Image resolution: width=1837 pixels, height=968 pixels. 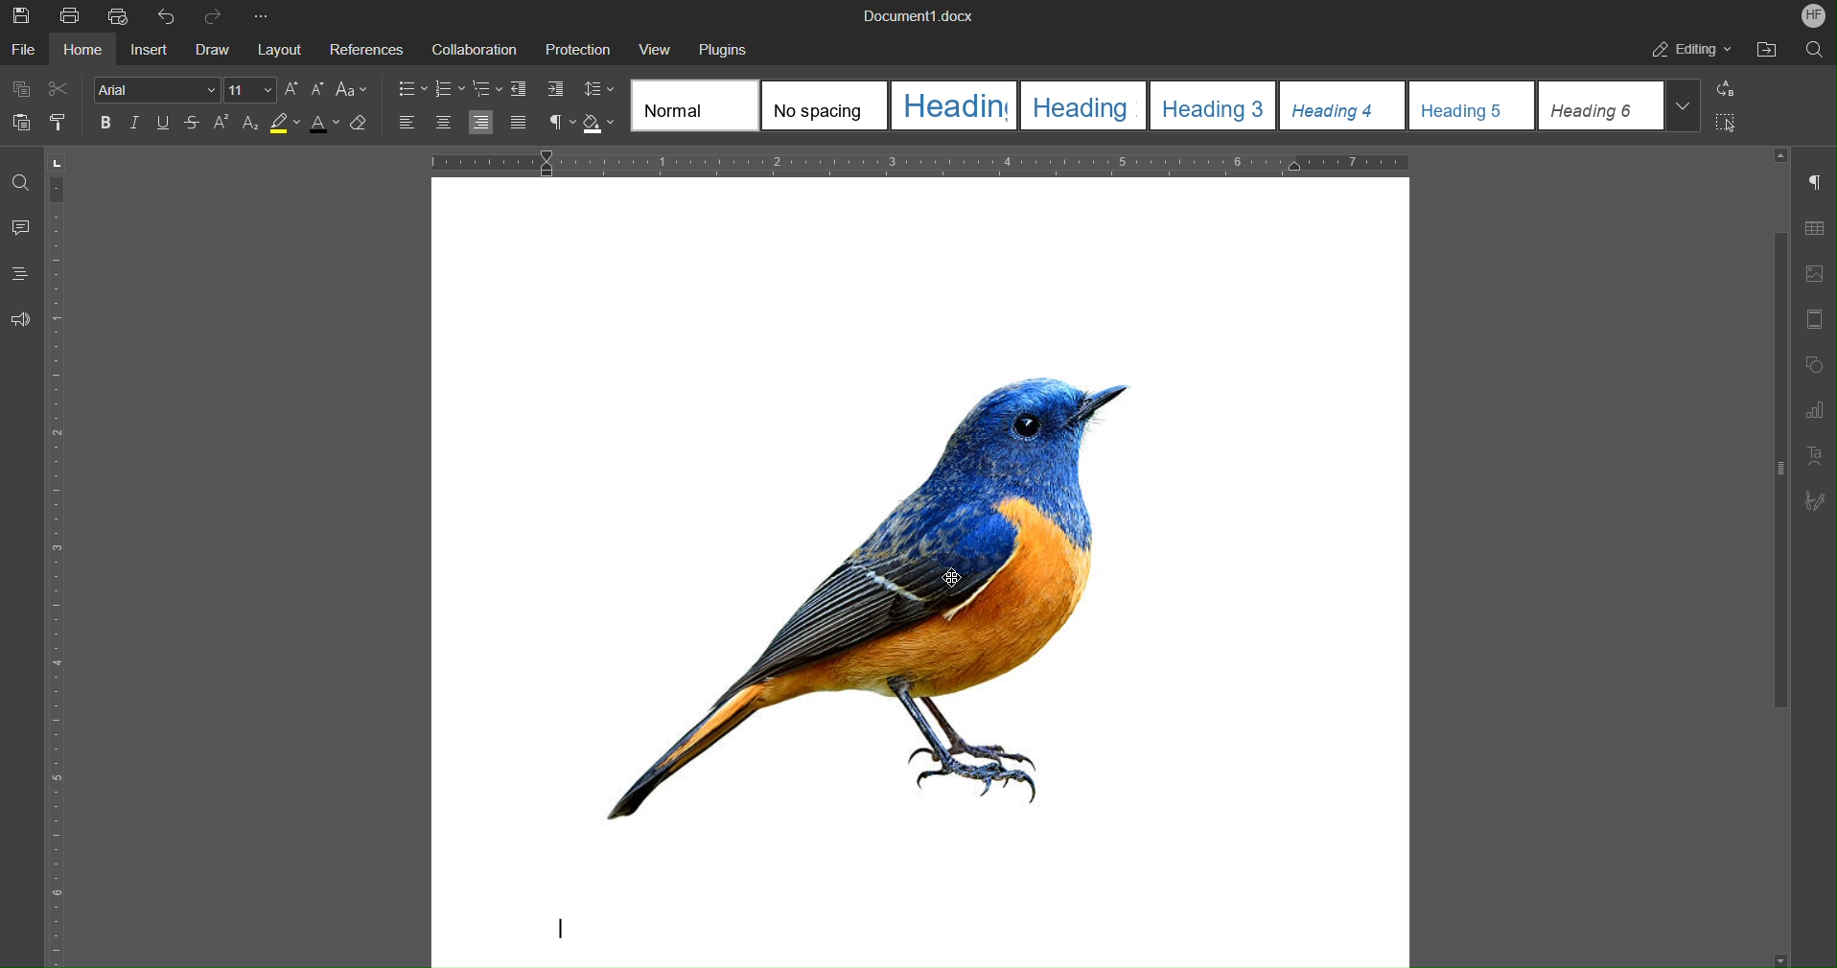 I want to click on Signature, so click(x=1814, y=500).